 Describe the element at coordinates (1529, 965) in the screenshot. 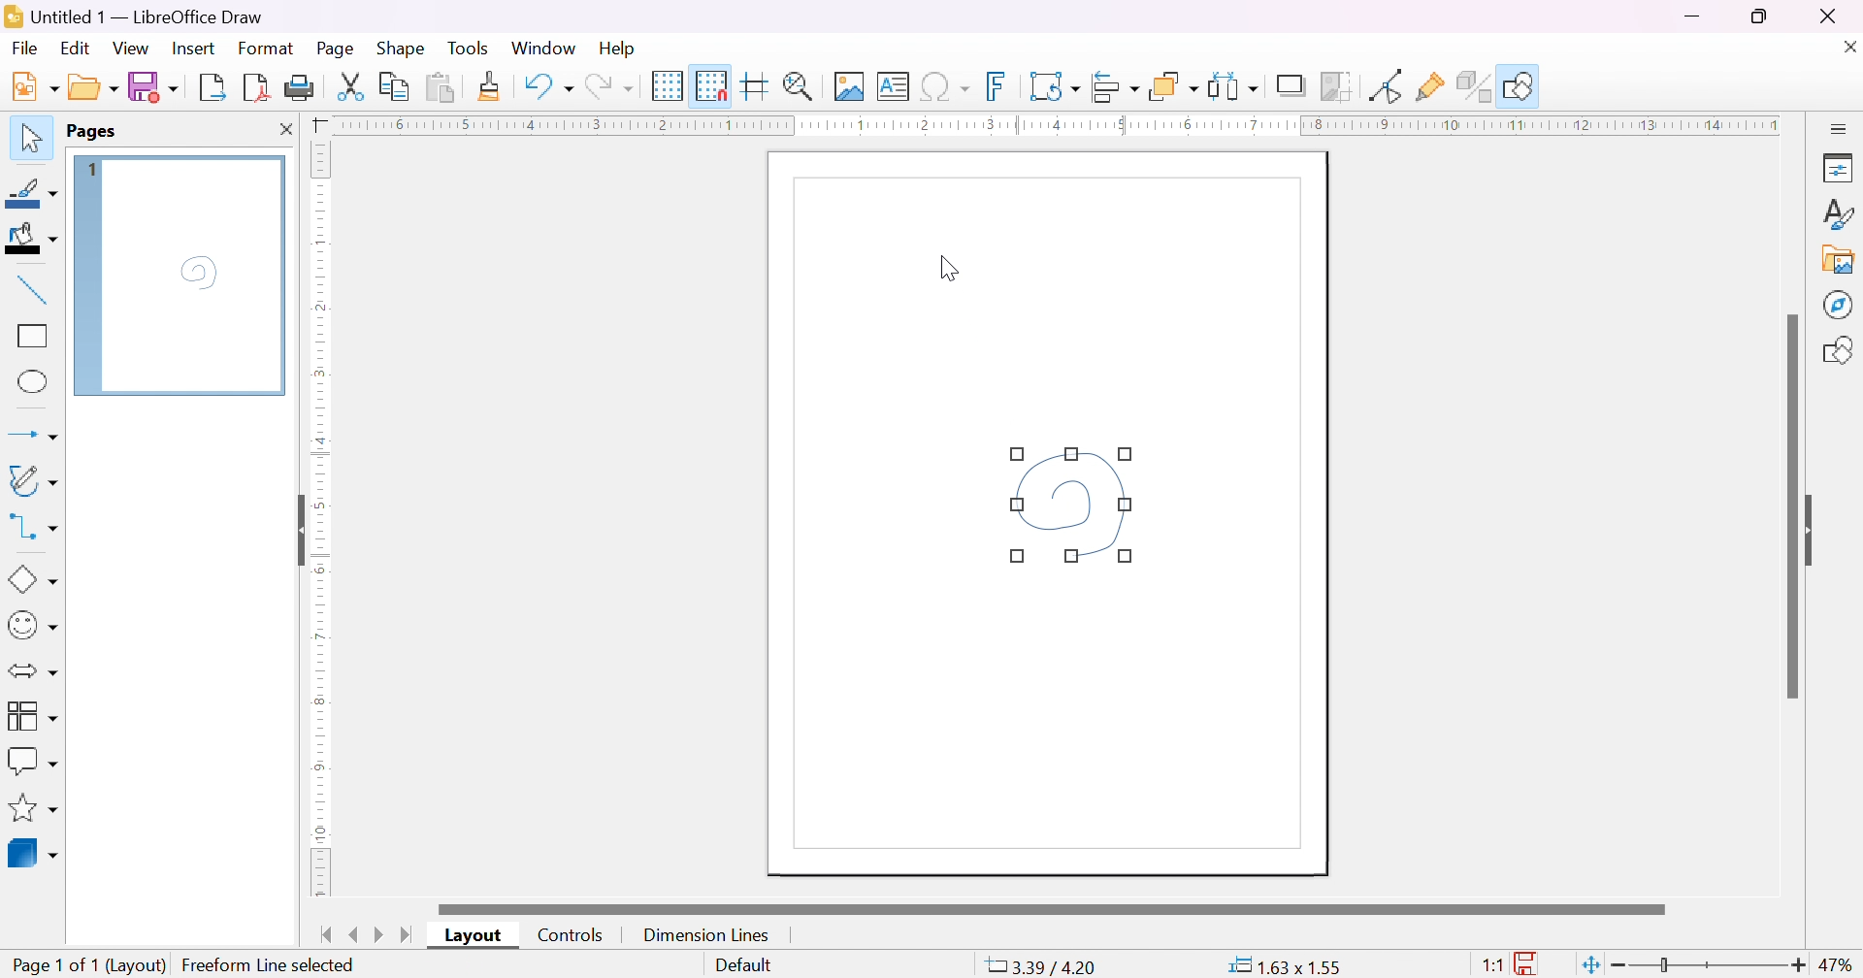

I see `the documents has not been modified since the last file.` at that location.